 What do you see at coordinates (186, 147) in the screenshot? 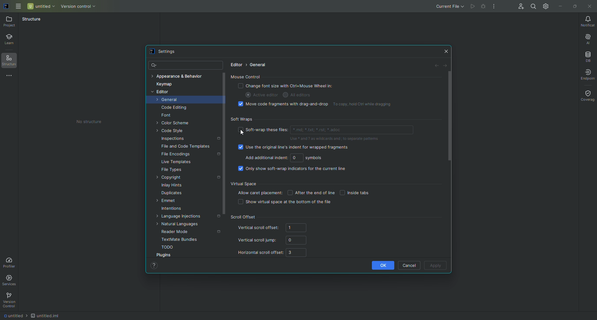
I see `File and Code Templates` at bounding box center [186, 147].